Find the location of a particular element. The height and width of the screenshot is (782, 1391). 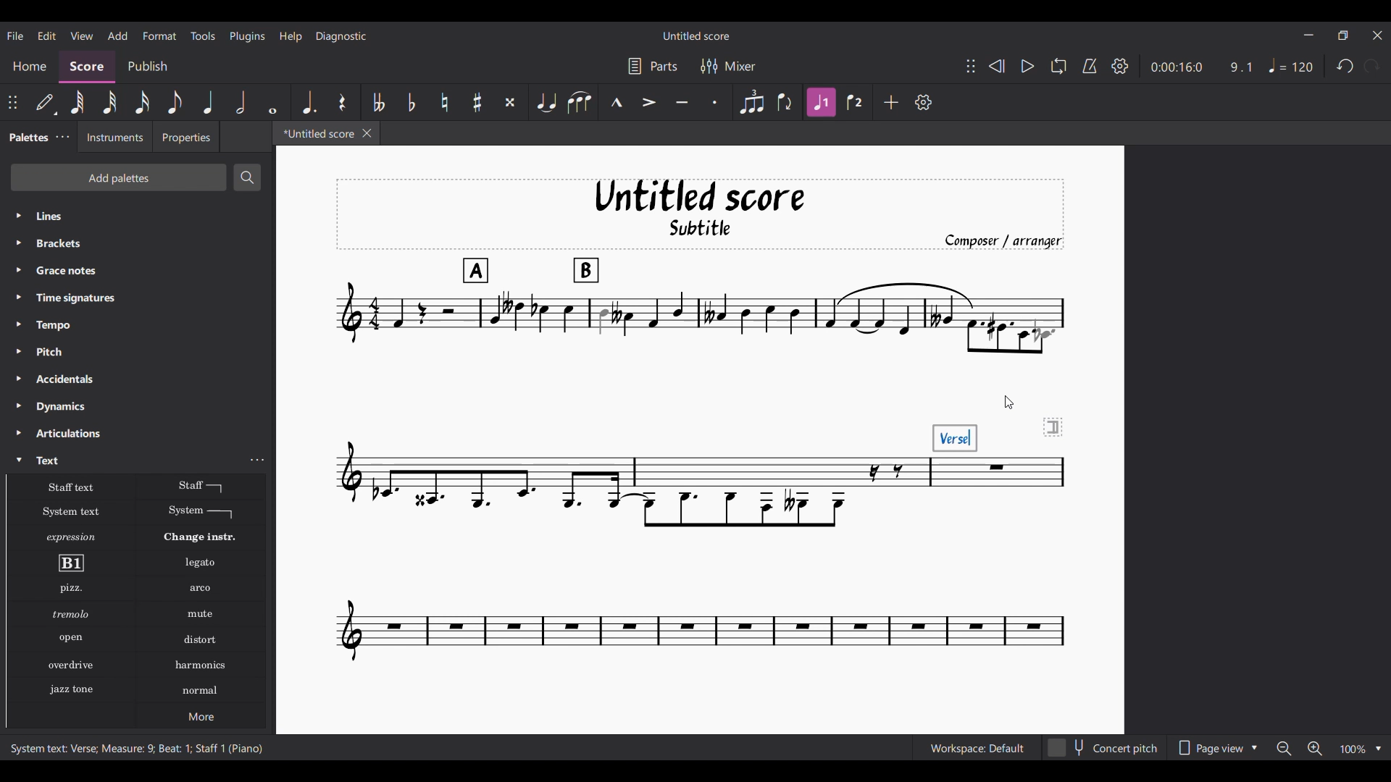

Instruments is located at coordinates (114, 137).